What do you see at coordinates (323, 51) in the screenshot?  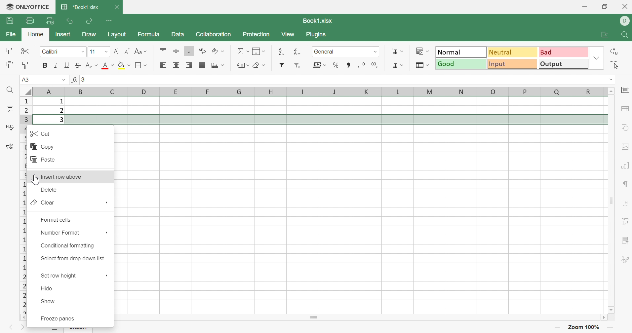 I see `General` at bounding box center [323, 51].